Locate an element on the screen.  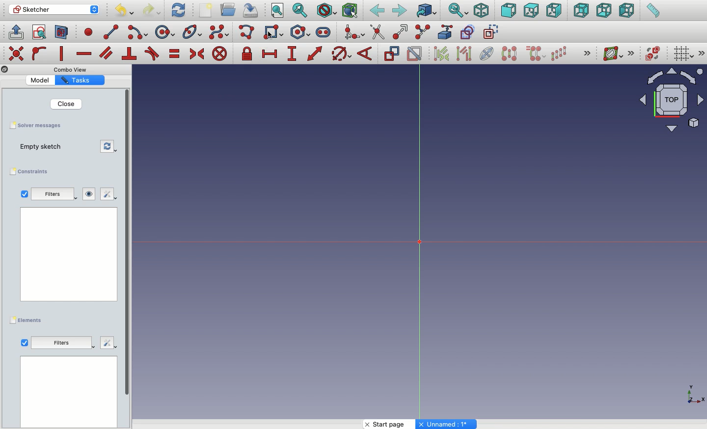
workspace is located at coordinates (69, 254).